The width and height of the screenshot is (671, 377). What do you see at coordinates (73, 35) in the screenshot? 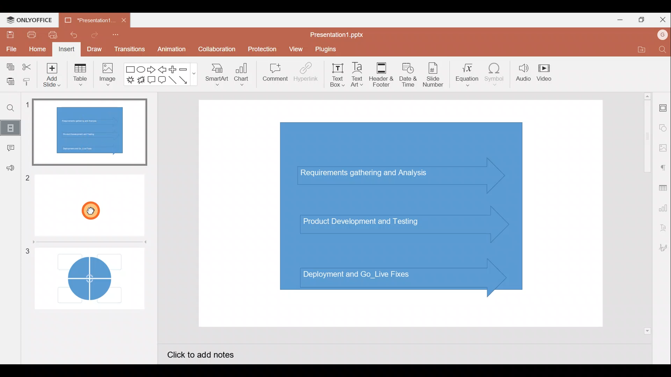
I see `Undo` at bounding box center [73, 35].